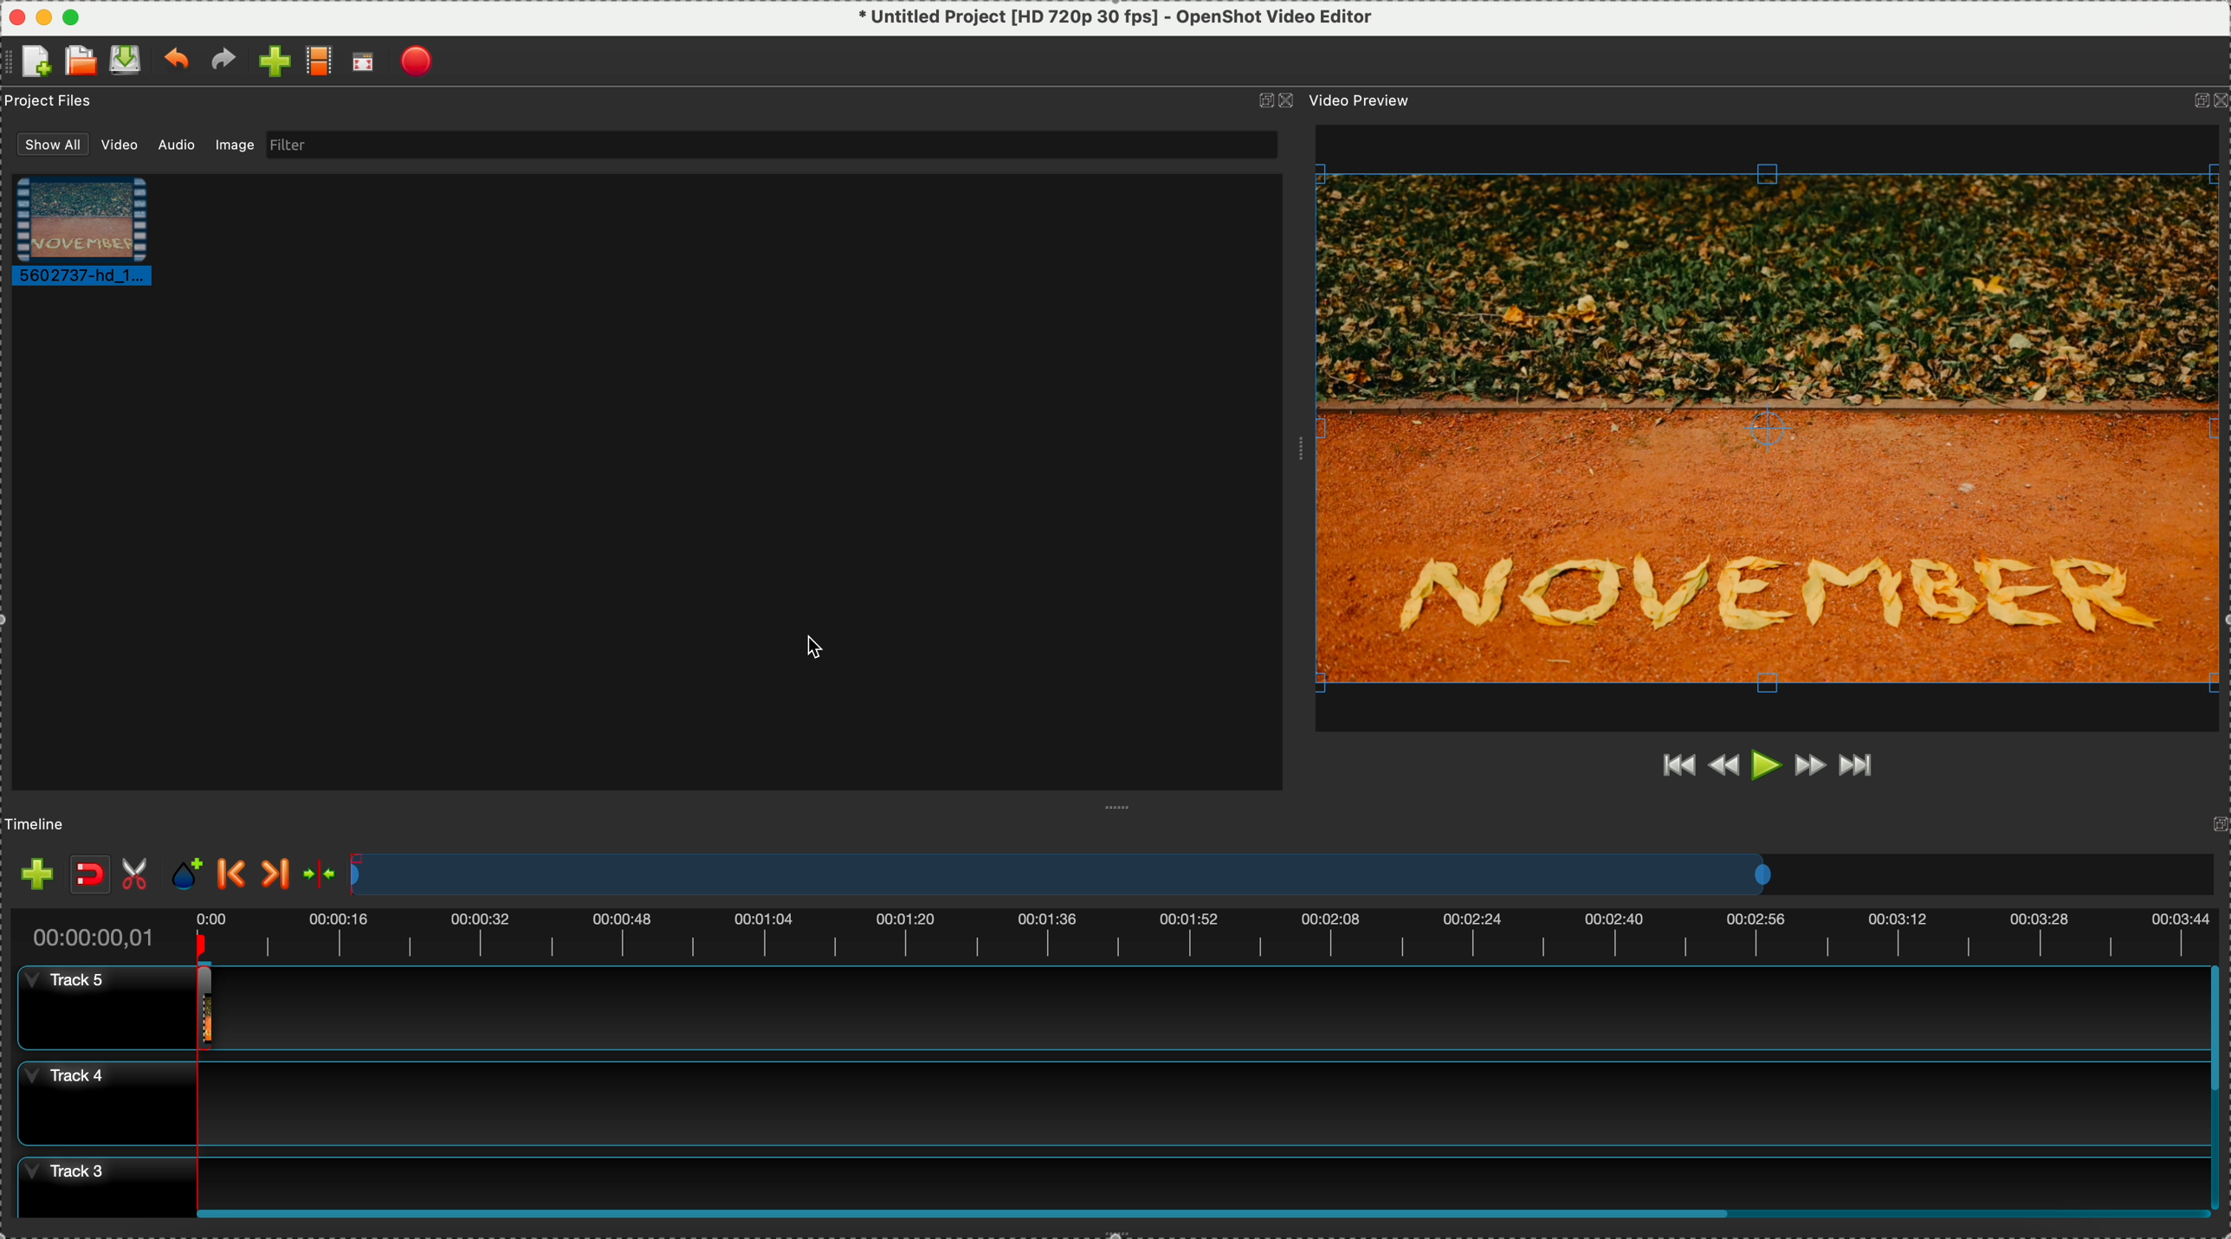  What do you see at coordinates (2217, 1084) in the screenshot?
I see `scroll bar` at bounding box center [2217, 1084].